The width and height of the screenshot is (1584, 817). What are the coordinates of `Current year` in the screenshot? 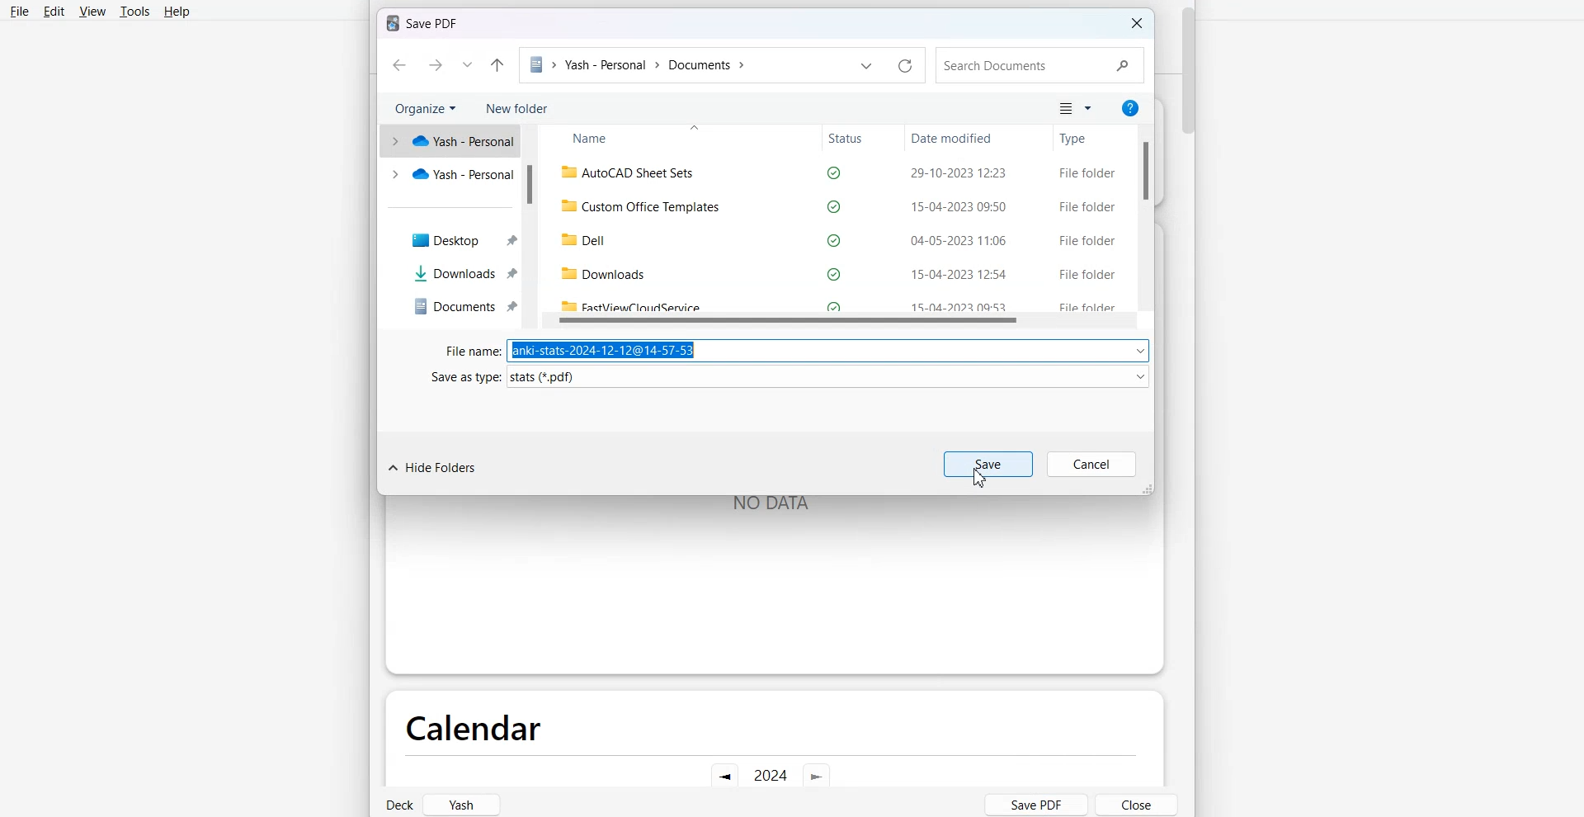 It's located at (771, 776).